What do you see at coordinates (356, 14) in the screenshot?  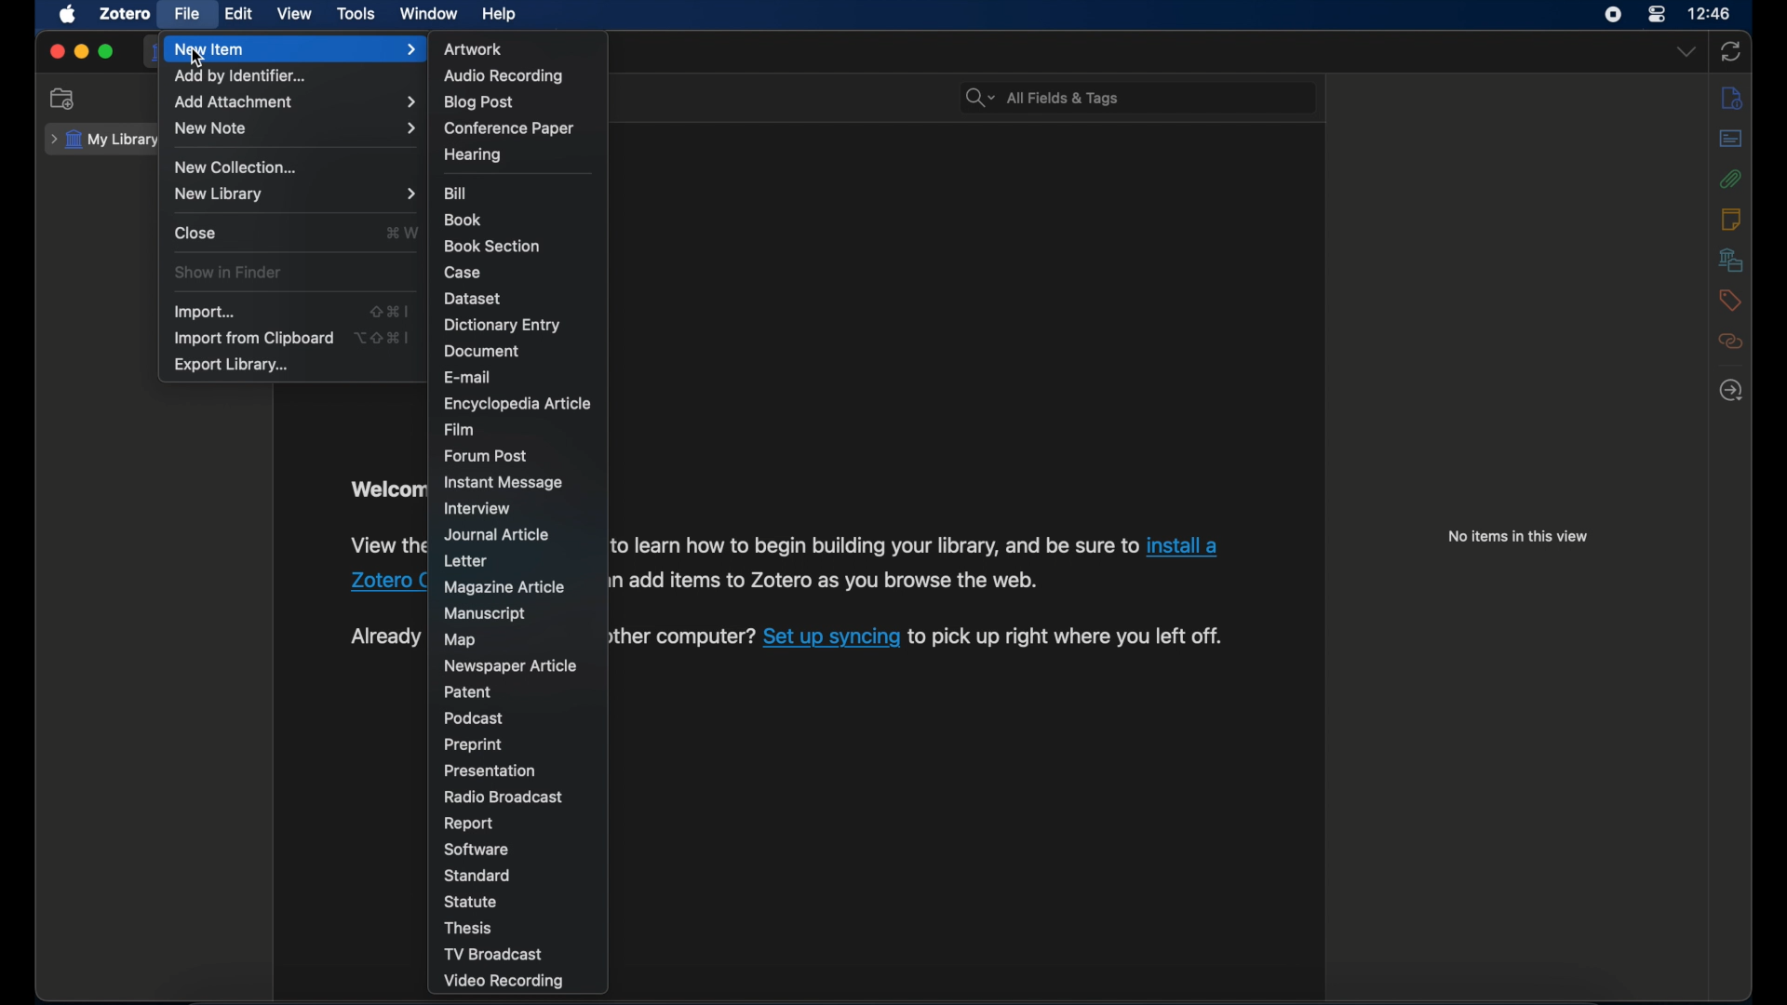 I see `tools` at bounding box center [356, 14].